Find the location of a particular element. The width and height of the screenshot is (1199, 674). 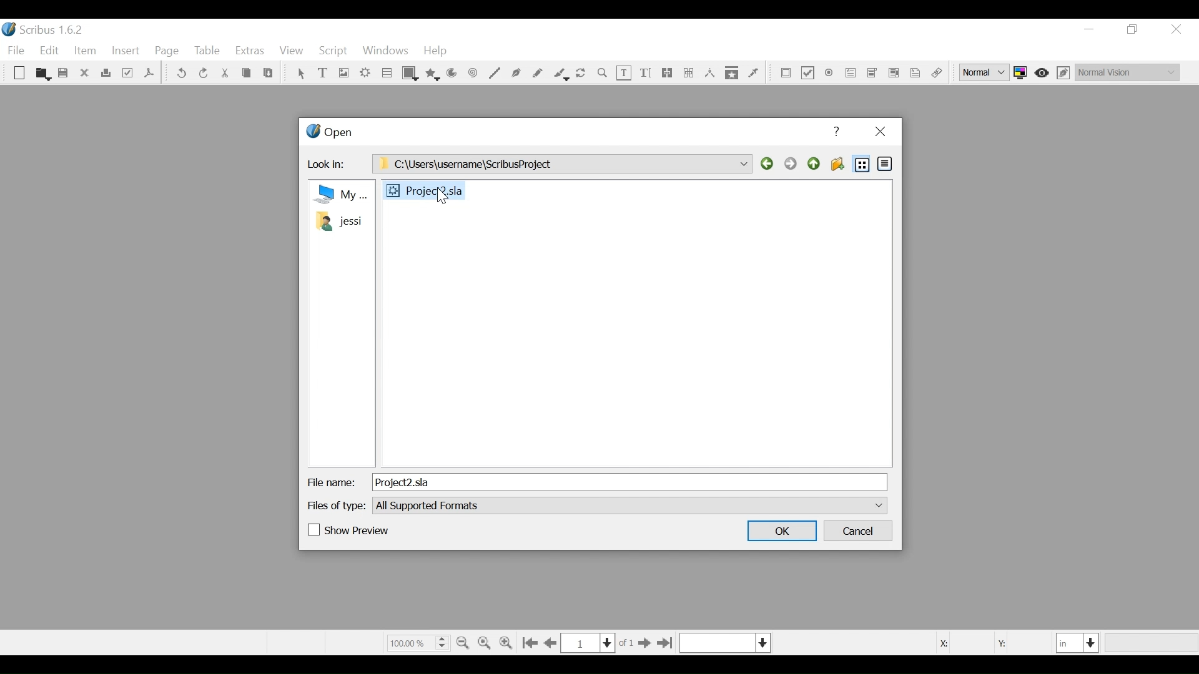

Cut is located at coordinates (224, 74).